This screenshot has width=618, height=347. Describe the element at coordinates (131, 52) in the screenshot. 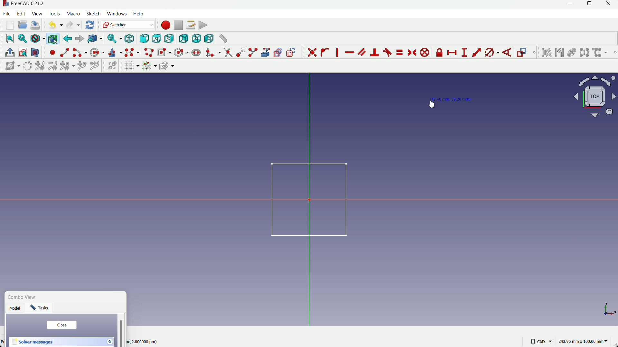

I see `create spiline` at that location.